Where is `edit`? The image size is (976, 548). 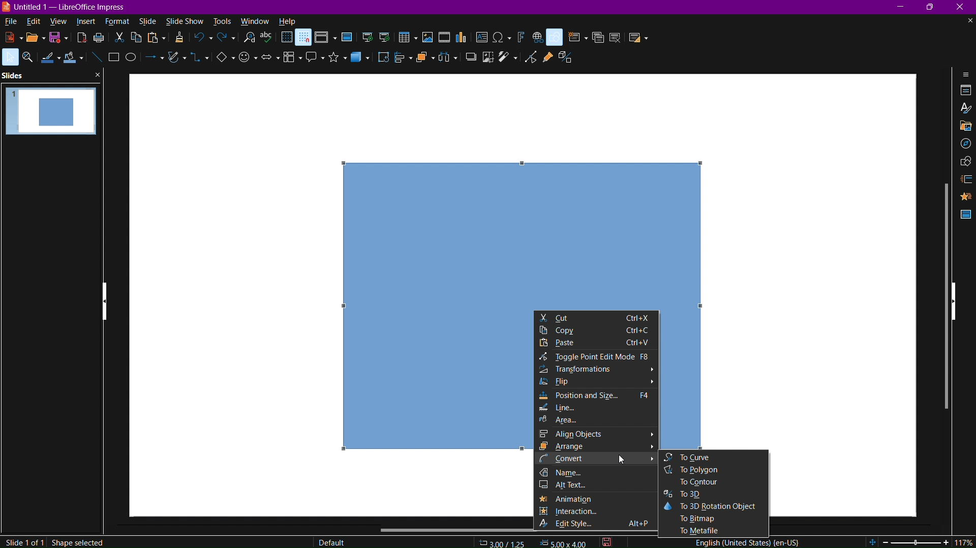
edit is located at coordinates (33, 21).